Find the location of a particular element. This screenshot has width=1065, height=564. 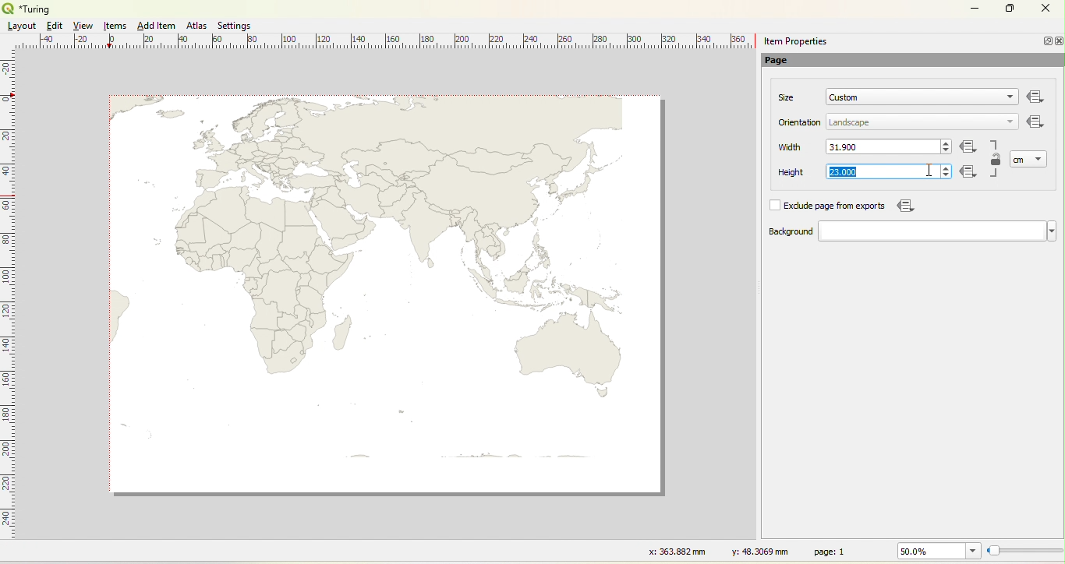

map is located at coordinates (389, 295).